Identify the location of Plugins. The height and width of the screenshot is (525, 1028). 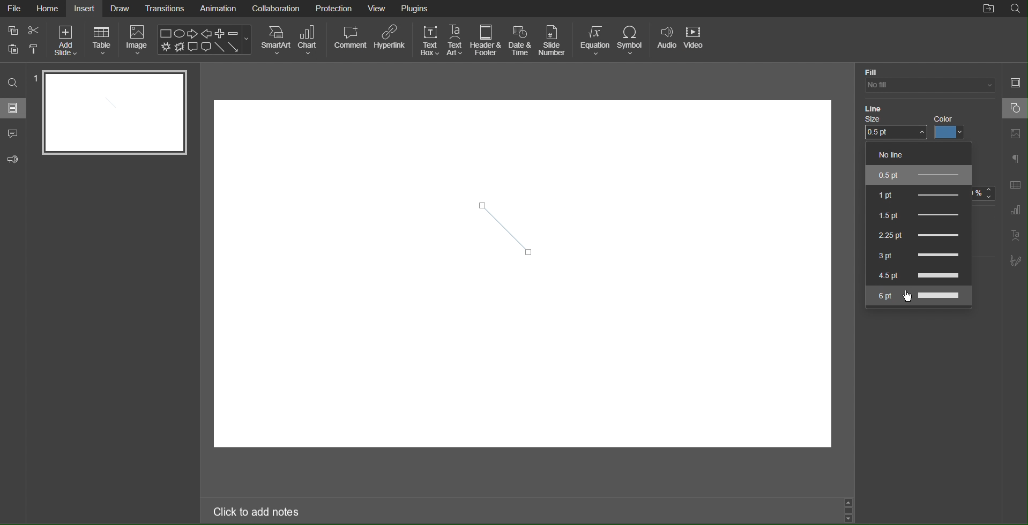
(416, 9).